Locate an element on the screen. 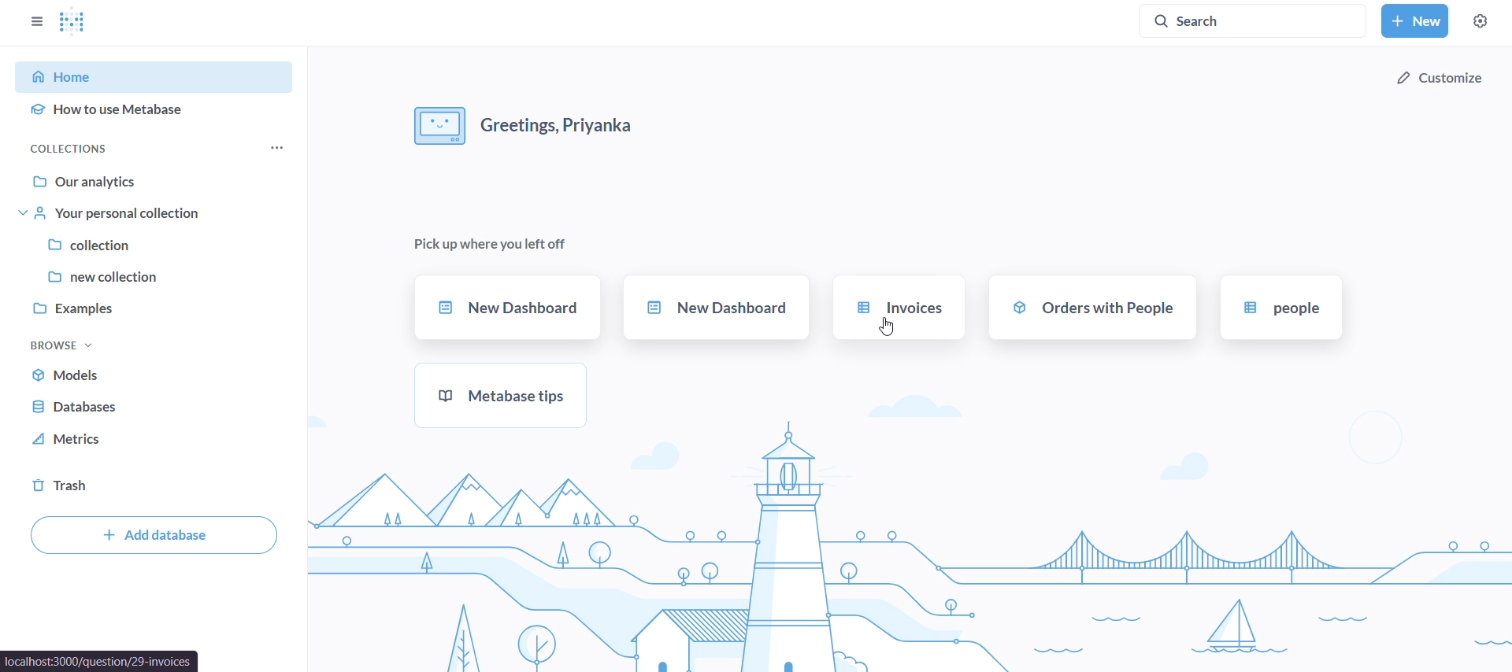 The image size is (1512, 672). models is located at coordinates (66, 377).